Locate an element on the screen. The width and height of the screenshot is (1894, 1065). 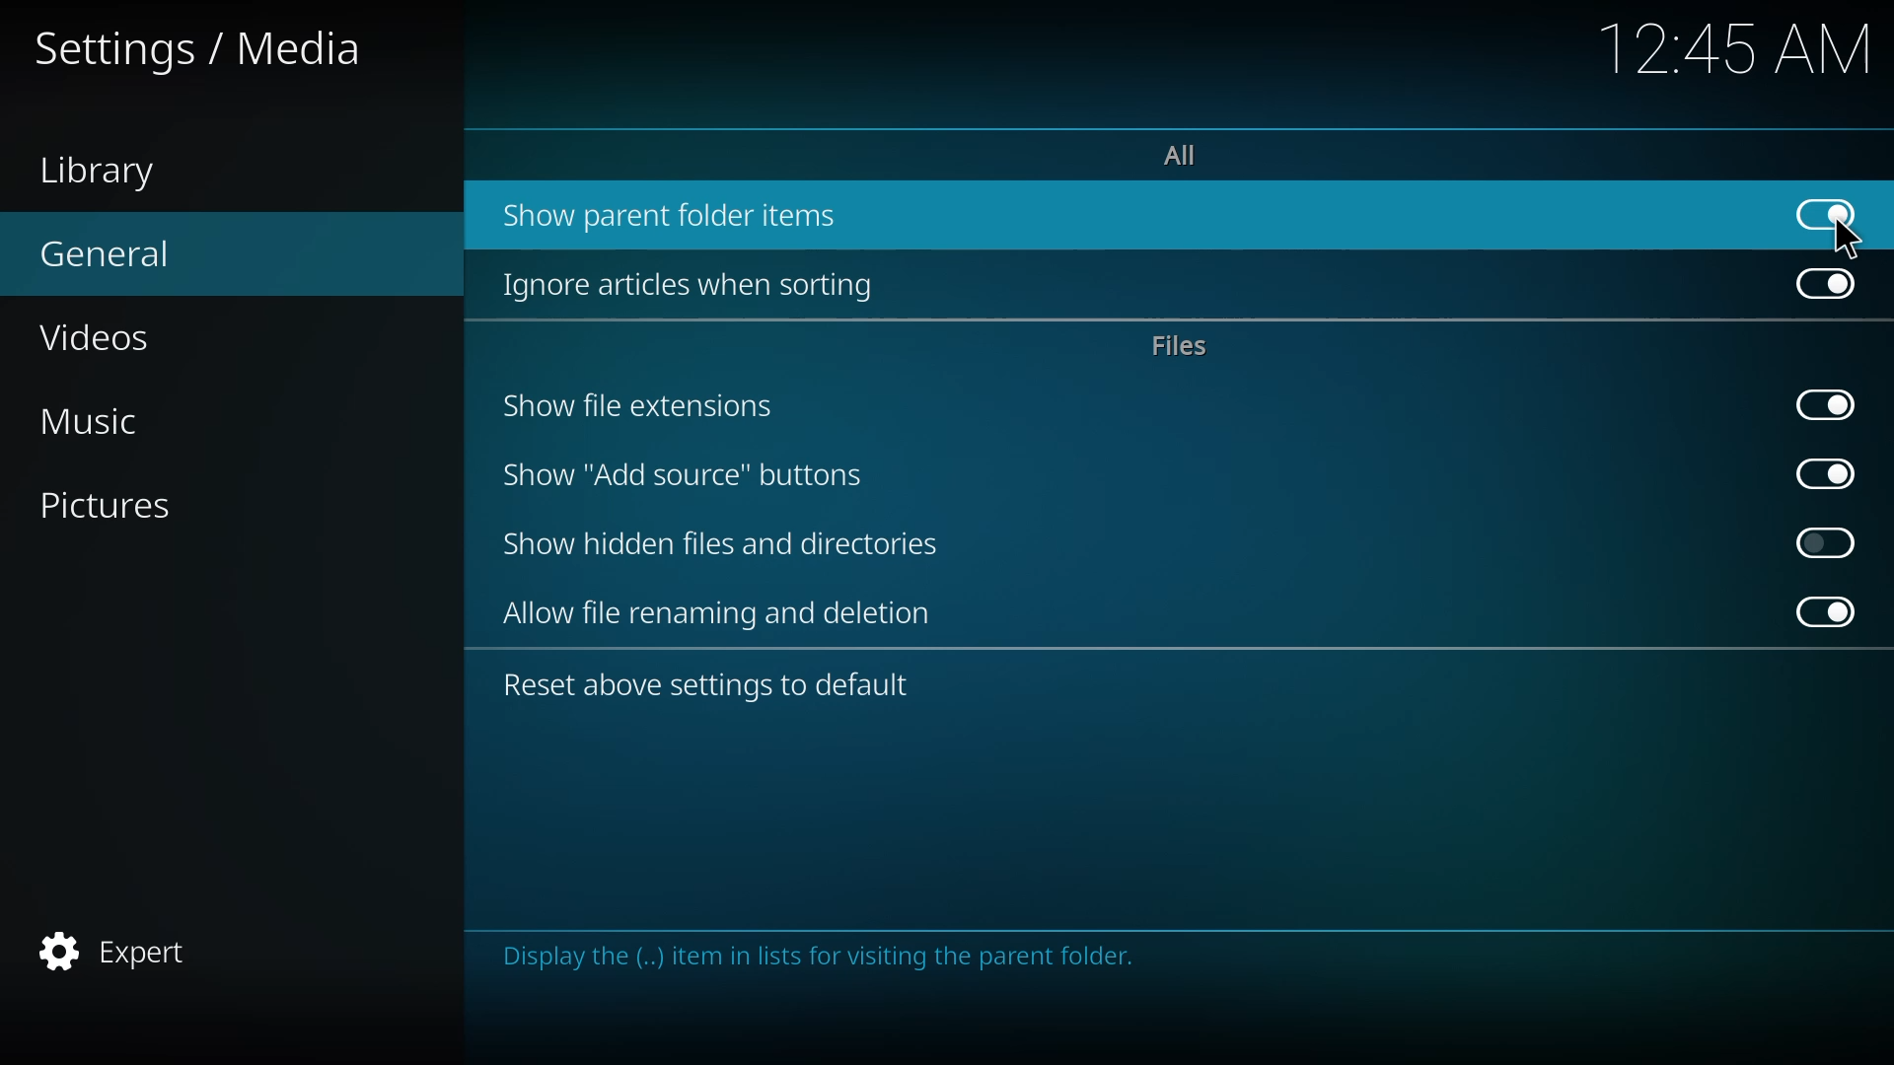
enabled is located at coordinates (1823, 211).